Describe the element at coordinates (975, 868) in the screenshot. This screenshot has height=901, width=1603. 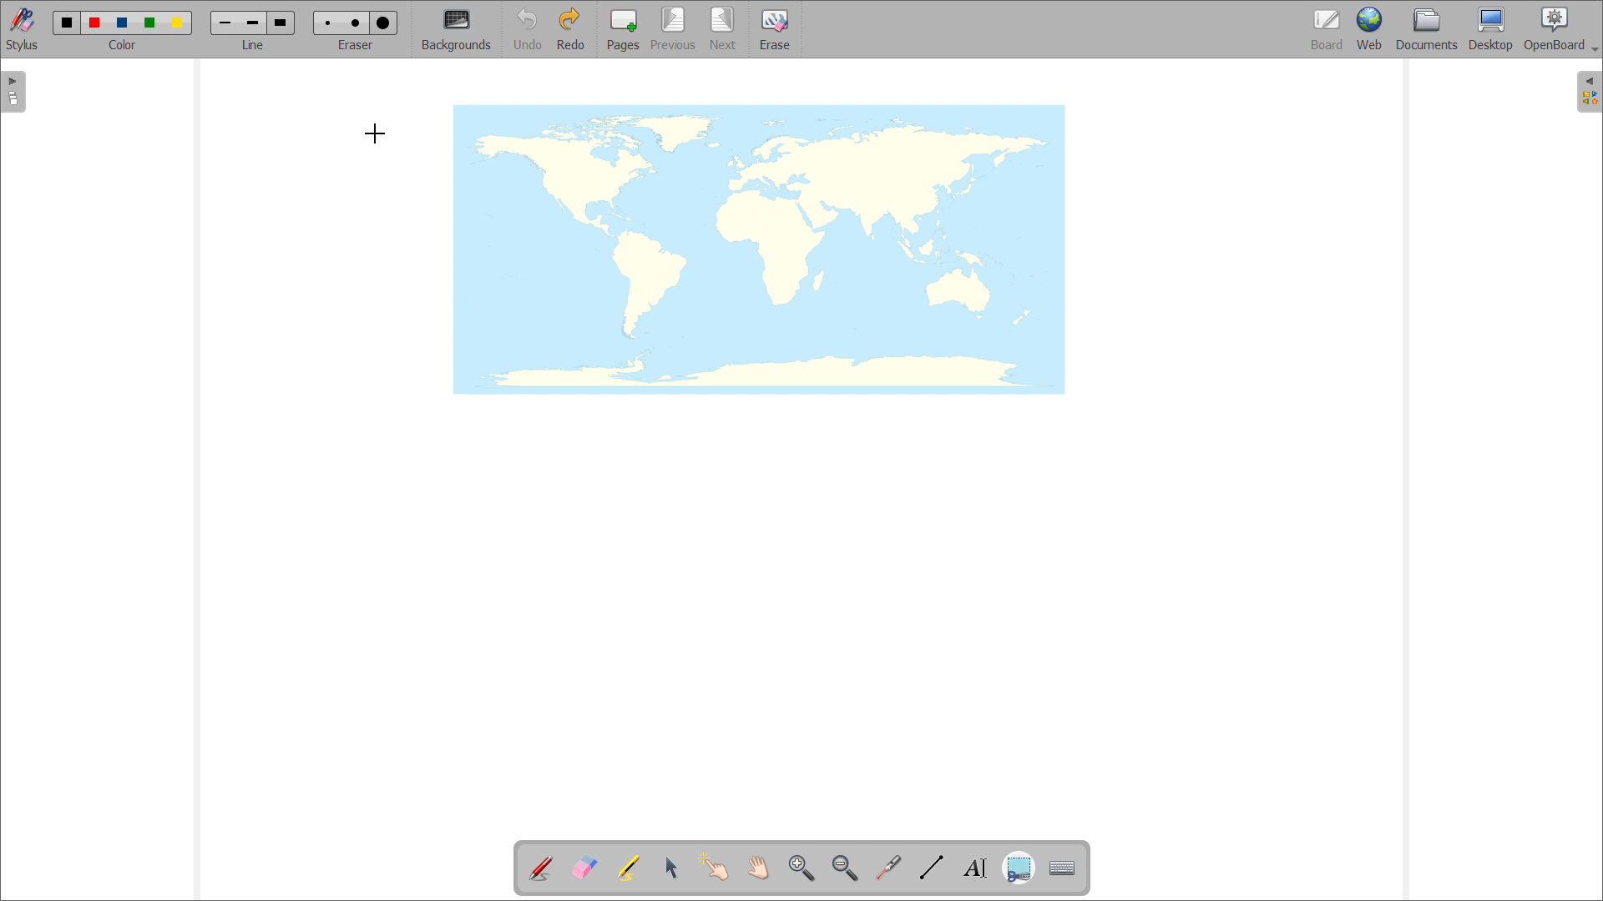
I see `write text` at that location.